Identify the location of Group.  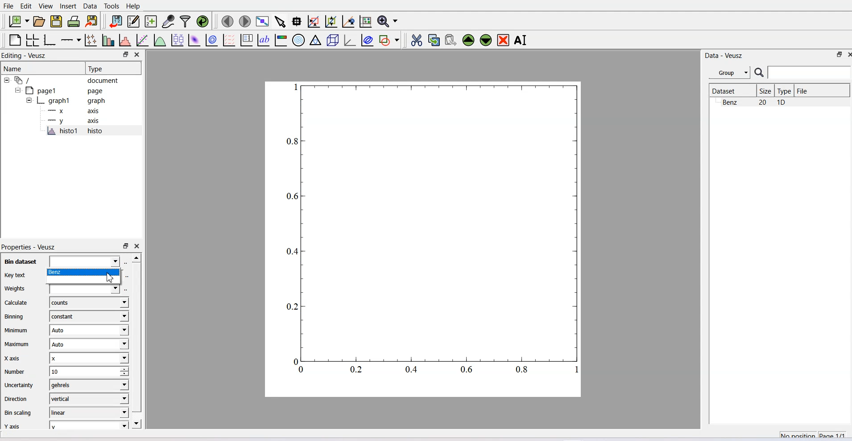
(729, 72).